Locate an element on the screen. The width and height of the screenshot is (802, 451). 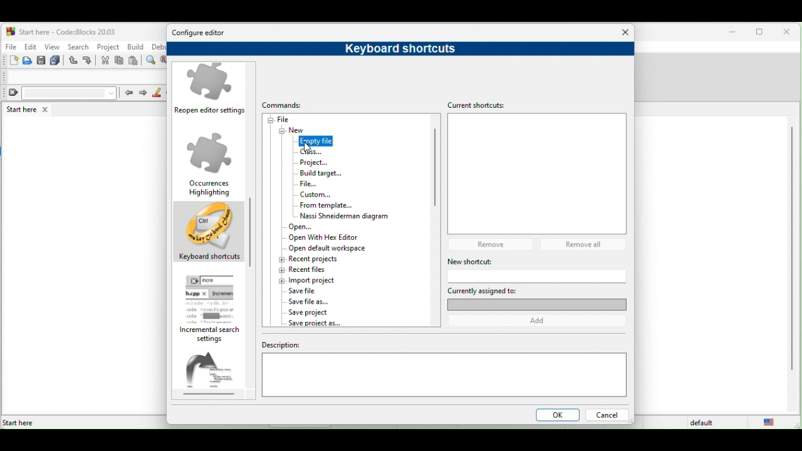
currently assigned to is located at coordinates (536, 298).